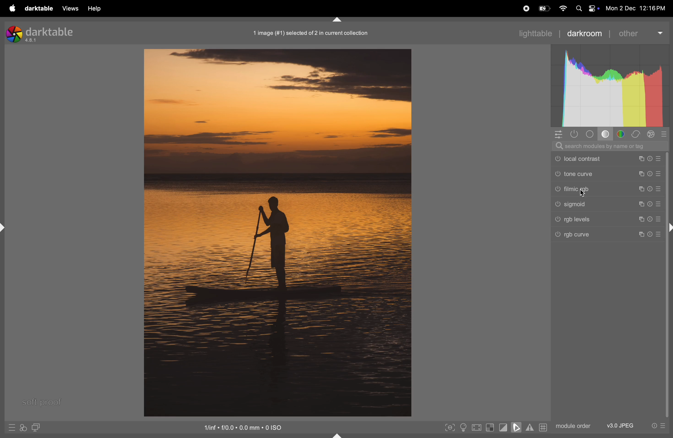  What do you see at coordinates (656, 425) in the screenshot?
I see `quick acess to presets` at bounding box center [656, 425].